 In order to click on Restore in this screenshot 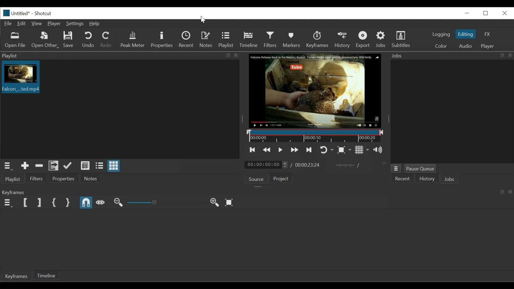, I will do `click(485, 13)`.